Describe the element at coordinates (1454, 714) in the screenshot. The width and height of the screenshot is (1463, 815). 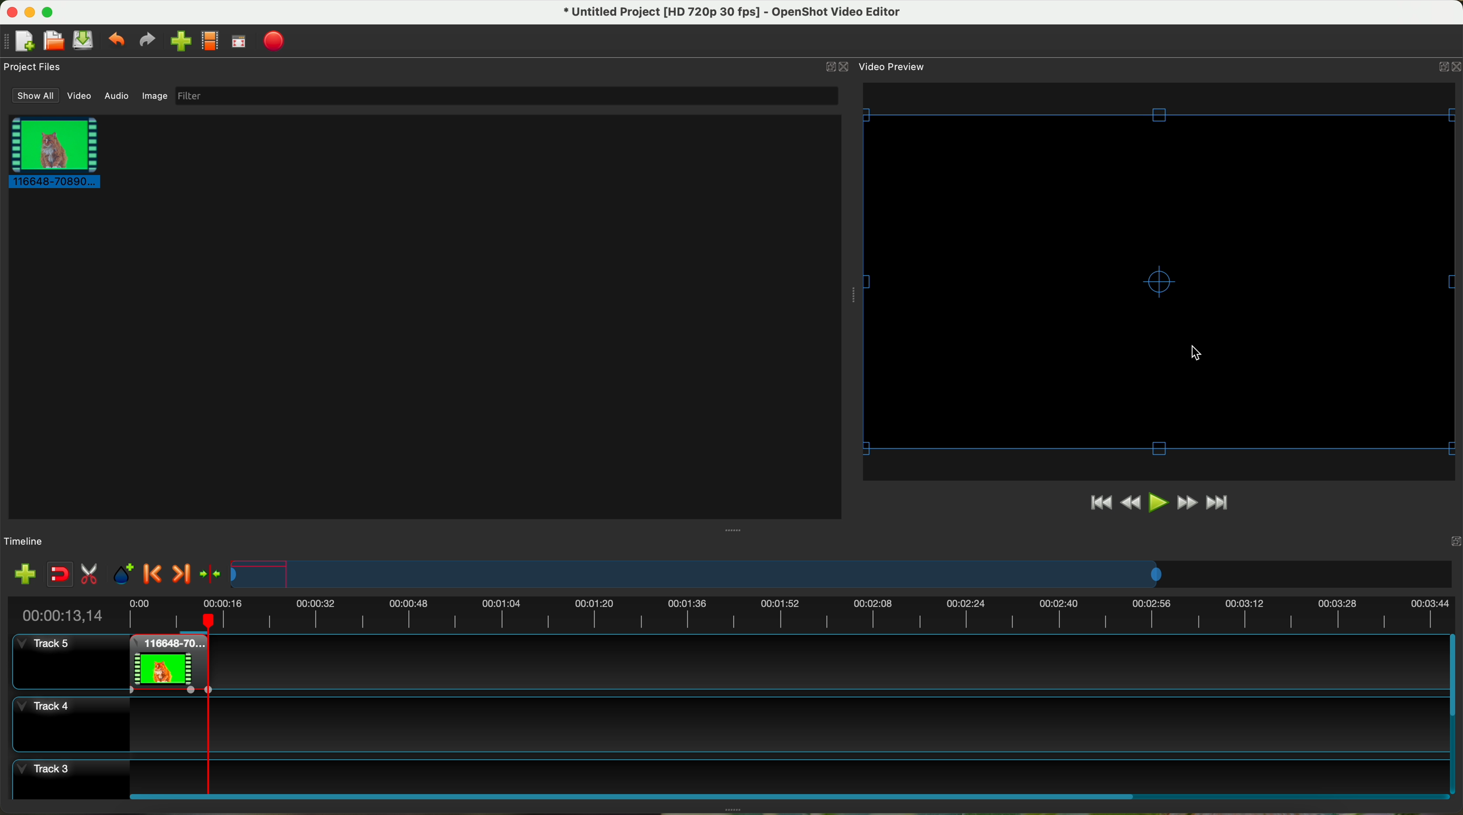
I see `scroll bar` at that location.